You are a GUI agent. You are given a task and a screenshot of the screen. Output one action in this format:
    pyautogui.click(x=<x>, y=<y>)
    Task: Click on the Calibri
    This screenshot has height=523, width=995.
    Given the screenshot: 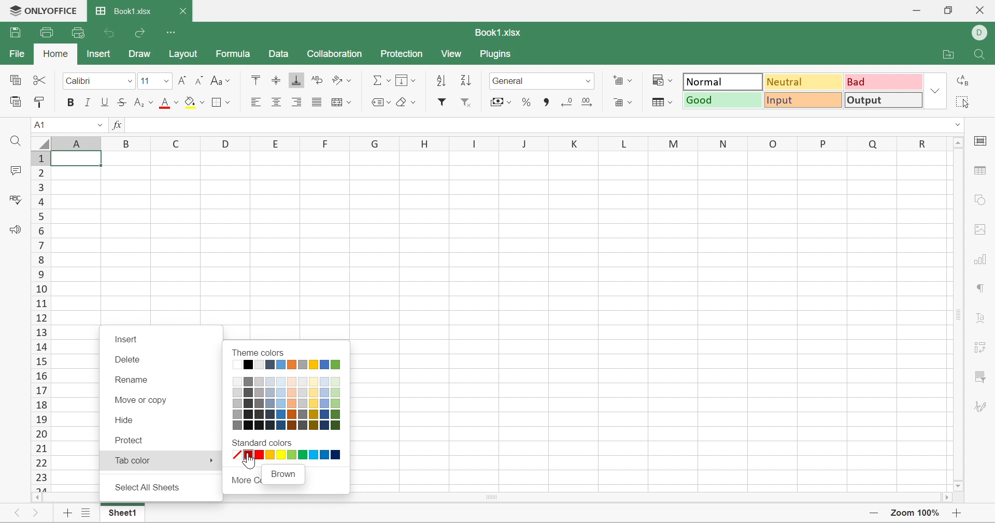 What is the action you would take?
    pyautogui.click(x=88, y=81)
    